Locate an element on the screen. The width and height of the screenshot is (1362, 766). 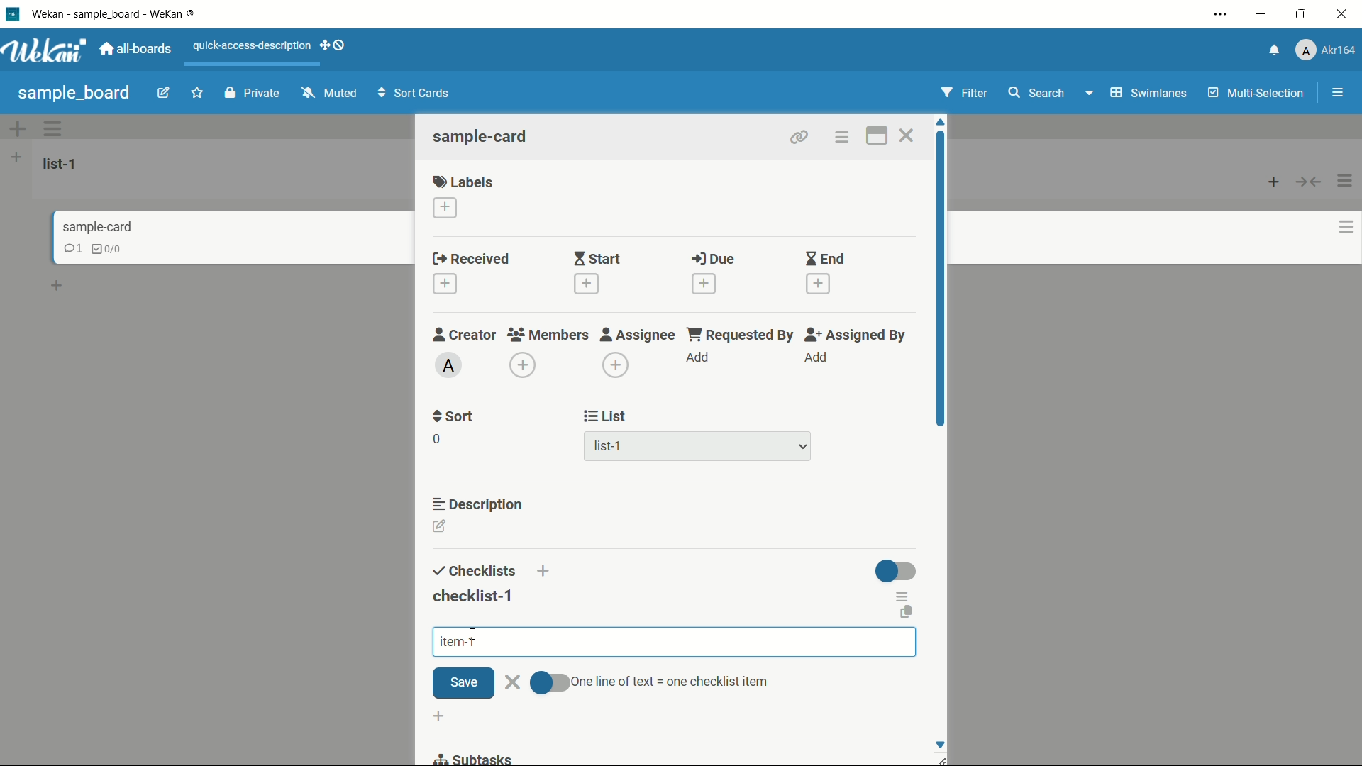
sample board is located at coordinates (73, 92).